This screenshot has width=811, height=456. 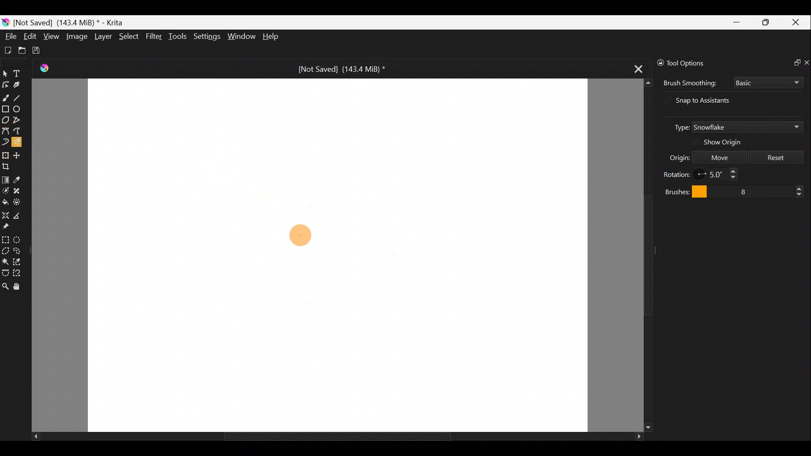 What do you see at coordinates (20, 179) in the screenshot?
I see `Sample a colour from image/current layer` at bounding box center [20, 179].